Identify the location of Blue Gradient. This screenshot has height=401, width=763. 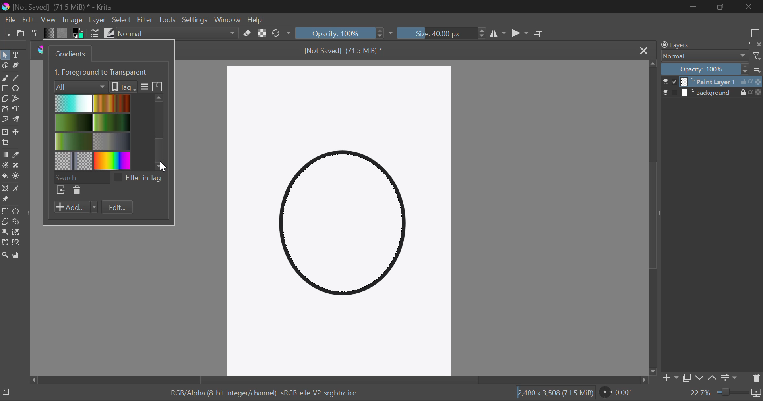
(74, 104).